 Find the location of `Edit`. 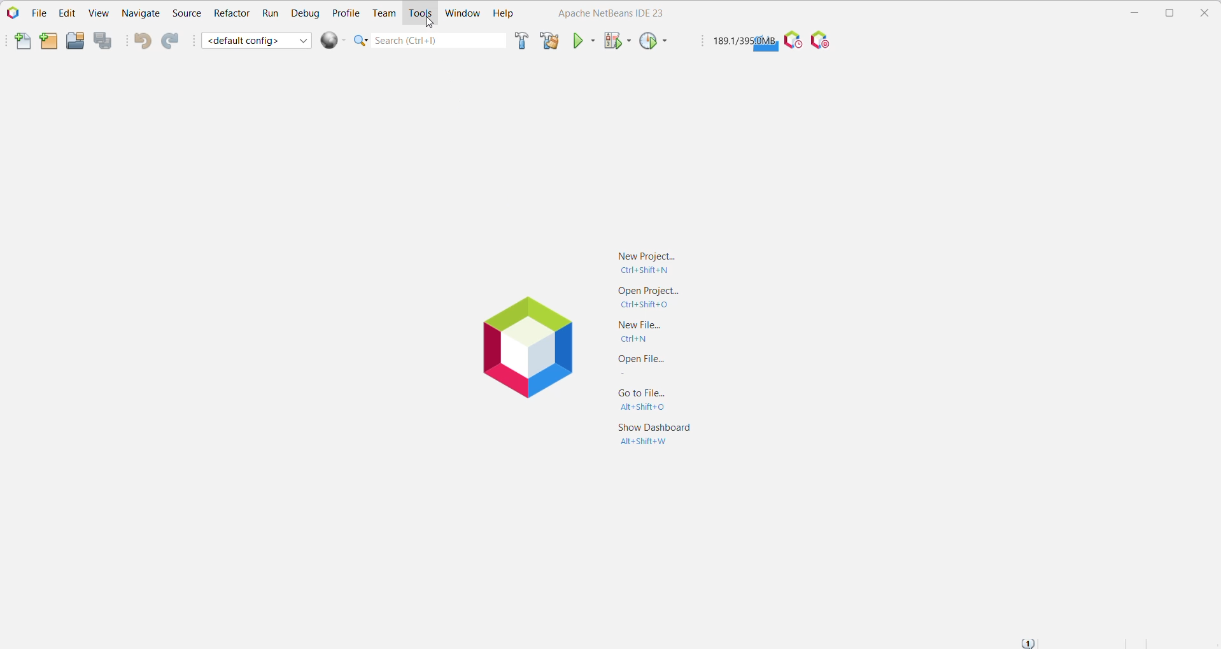

Edit is located at coordinates (65, 14).